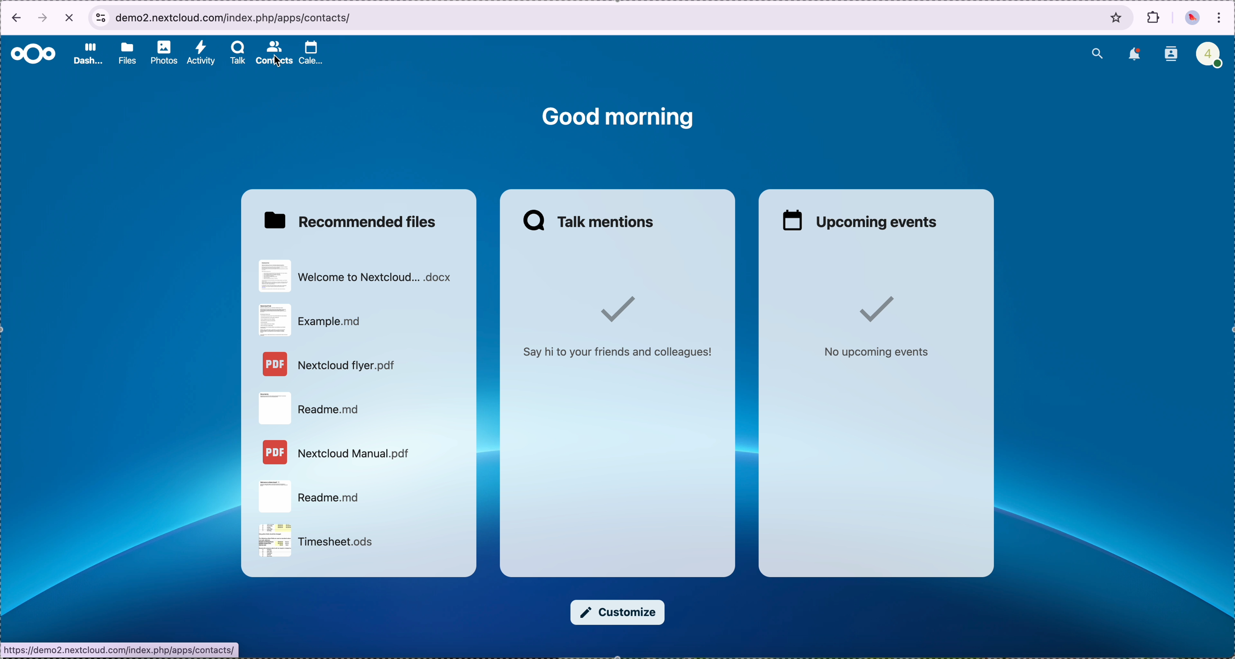 This screenshot has height=659, width=1235. I want to click on file, so click(314, 496).